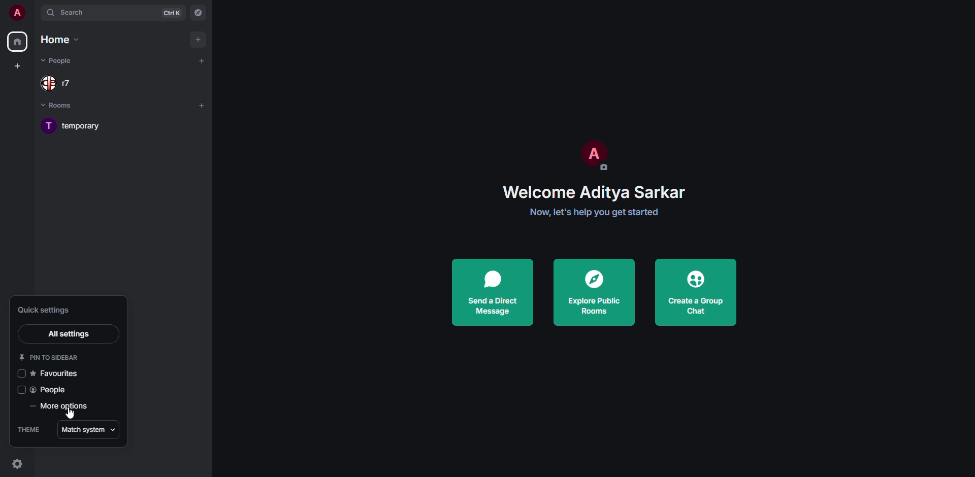  I want to click on quick settings, so click(47, 309).